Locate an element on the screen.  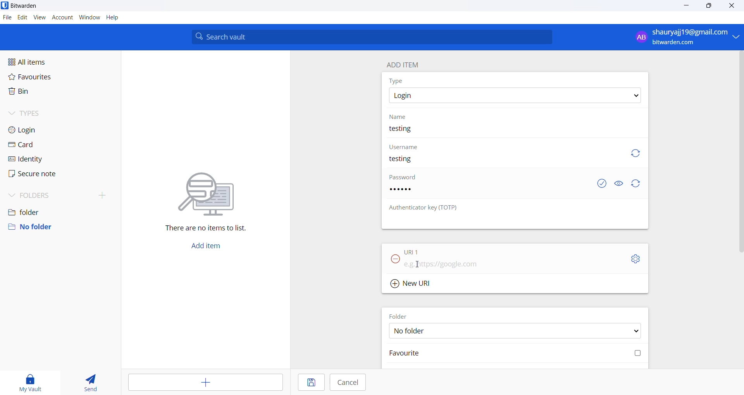
password is located at coordinates (406, 178).